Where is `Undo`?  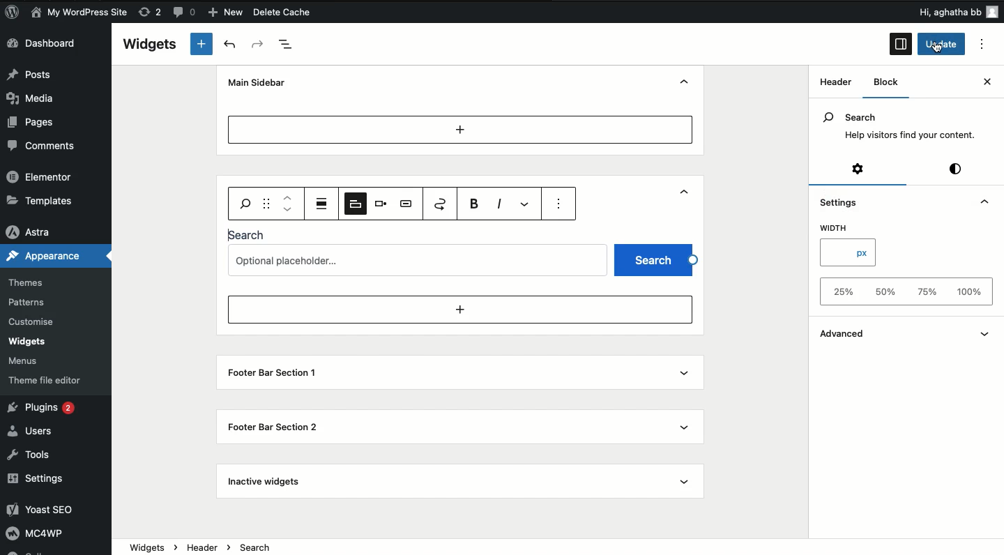
Undo is located at coordinates (229, 45).